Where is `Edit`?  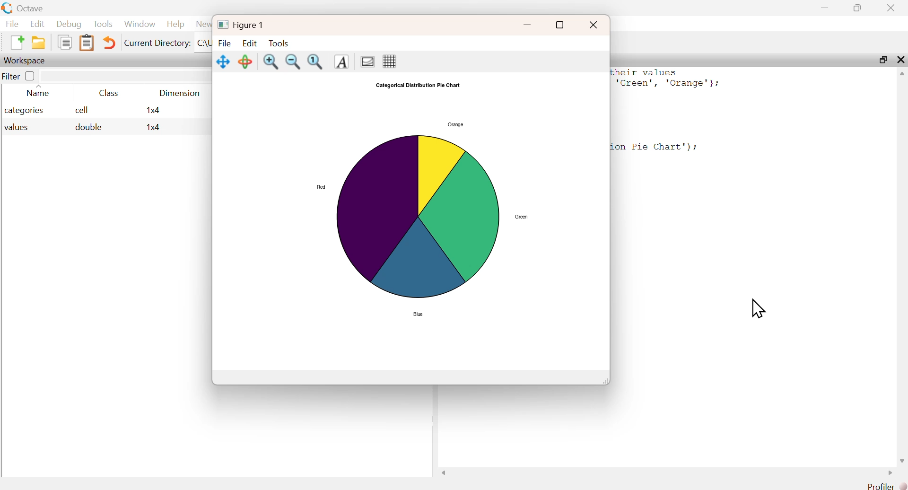
Edit is located at coordinates (251, 43).